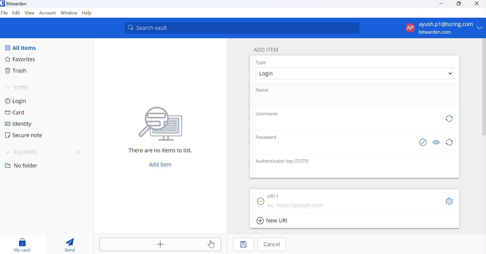 This screenshot has width=486, height=254. What do you see at coordinates (161, 151) in the screenshot?
I see `There are no items to list.` at bounding box center [161, 151].